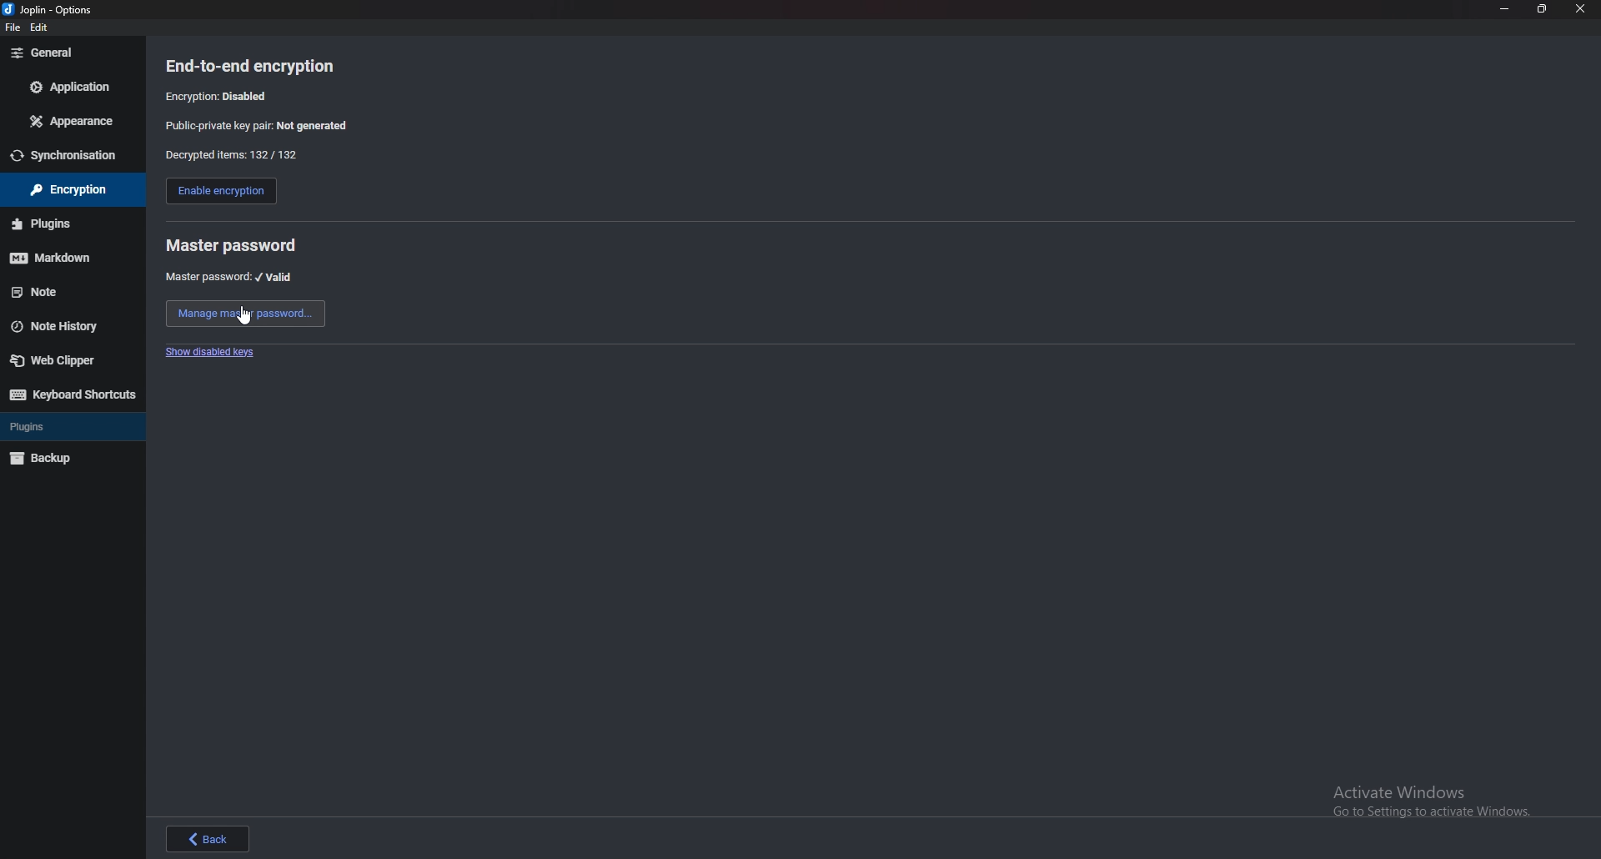 The image size is (1601, 859). Describe the element at coordinates (70, 427) in the screenshot. I see `plugins` at that location.